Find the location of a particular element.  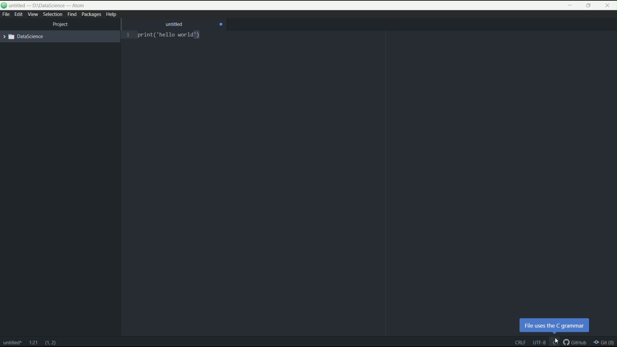

line and column is located at coordinates (33, 343).